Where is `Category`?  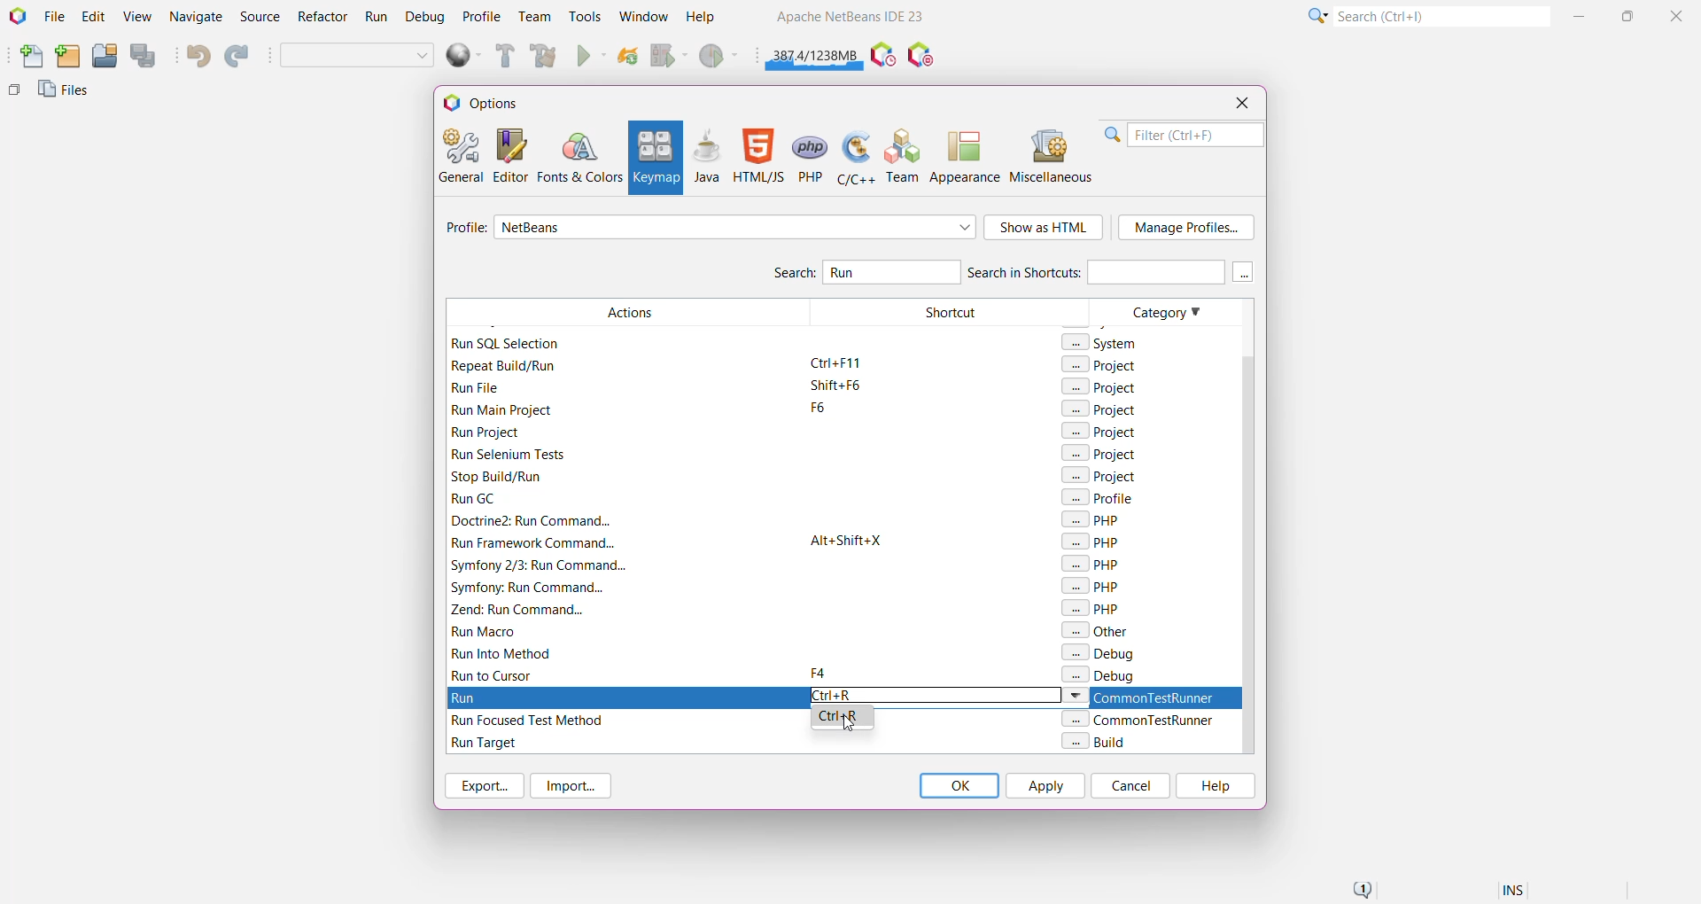
Category is located at coordinates (1161, 491).